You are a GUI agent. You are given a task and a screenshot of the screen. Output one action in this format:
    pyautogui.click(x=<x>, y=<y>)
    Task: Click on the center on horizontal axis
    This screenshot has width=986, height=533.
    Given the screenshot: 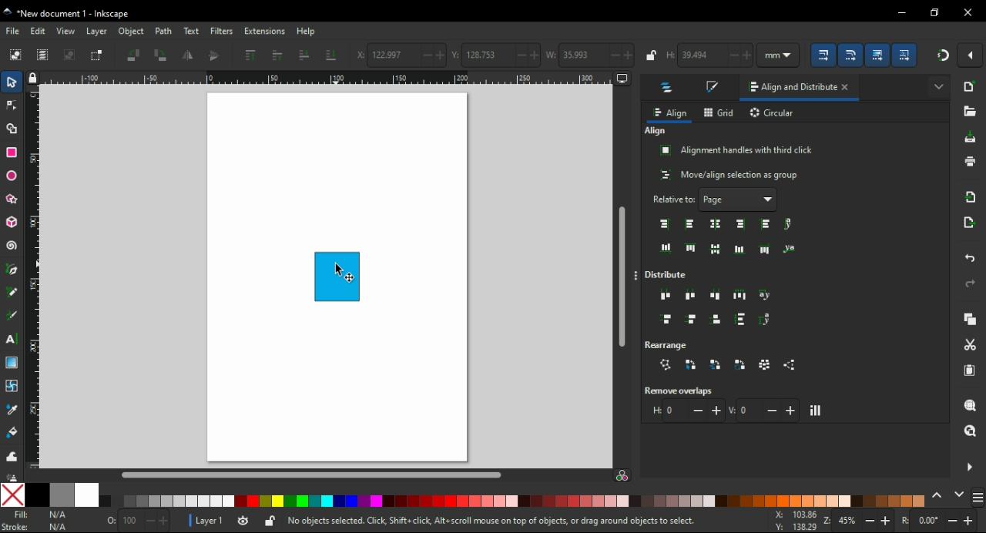 What is the action you would take?
    pyautogui.click(x=717, y=250)
    